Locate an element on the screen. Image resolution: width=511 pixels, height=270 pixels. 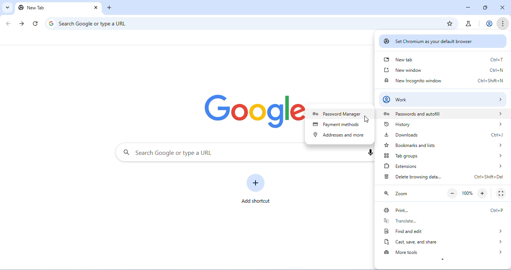
search tabs is located at coordinates (7, 8).